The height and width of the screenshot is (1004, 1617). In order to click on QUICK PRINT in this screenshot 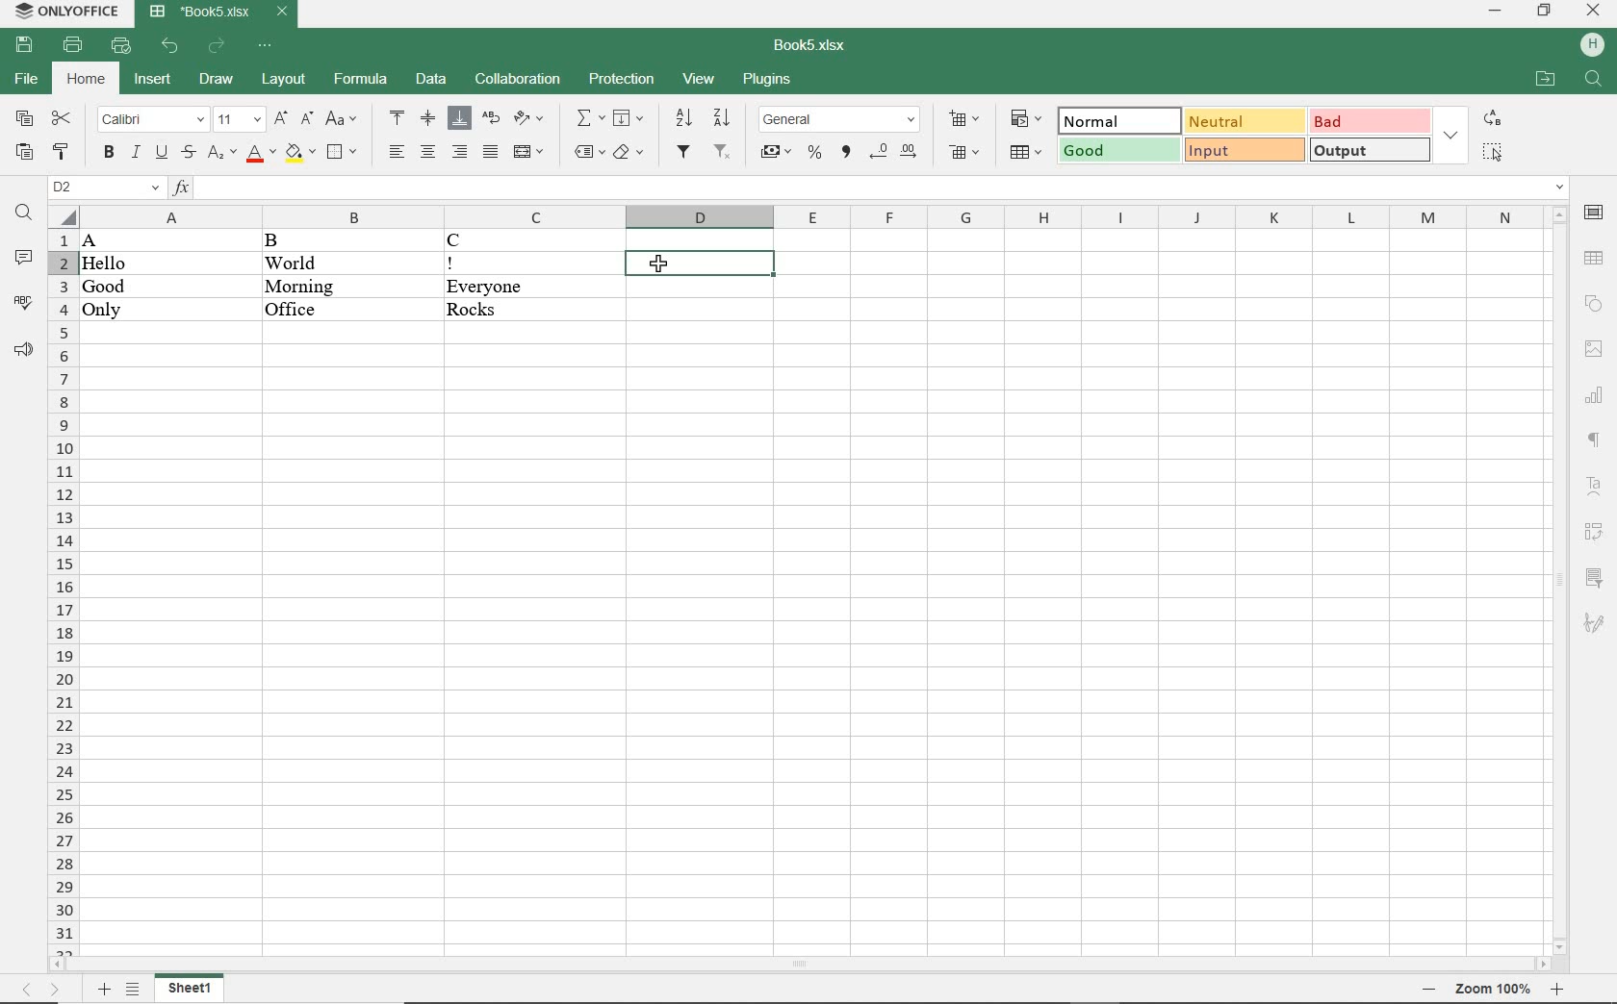, I will do `click(124, 46)`.